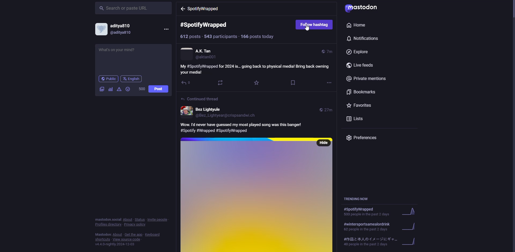  What do you see at coordinates (326, 110) in the screenshot?
I see `time` at bounding box center [326, 110].